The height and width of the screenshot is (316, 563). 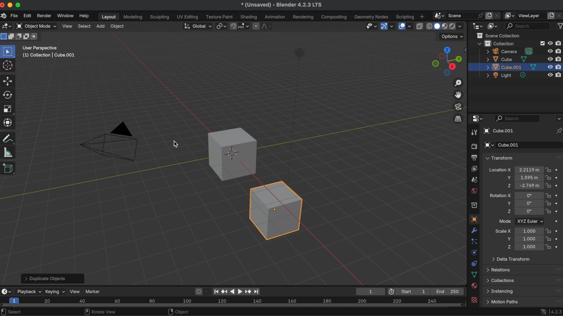 What do you see at coordinates (500, 35) in the screenshot?
I see `scene collection` at bounding box center [500, 35].